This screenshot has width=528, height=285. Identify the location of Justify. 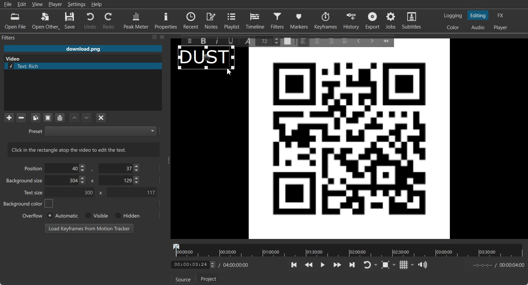
(345, 40).